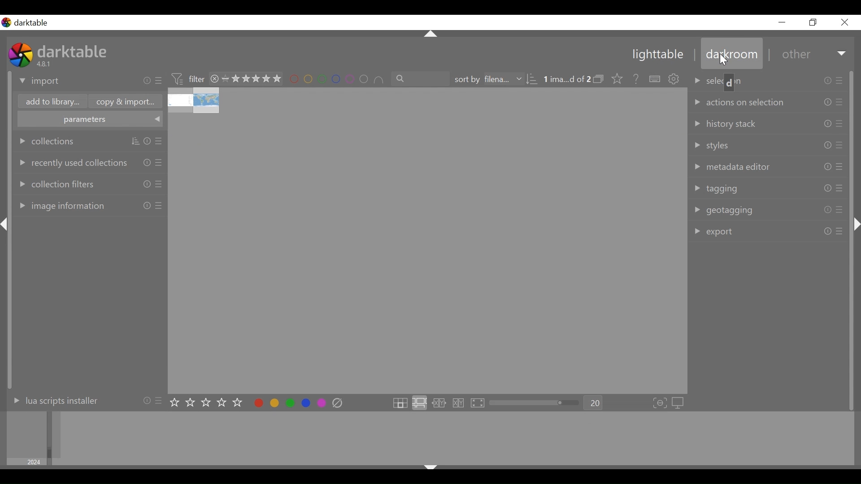 The image size is (861, 484). I want to click on , so click(161, 164).